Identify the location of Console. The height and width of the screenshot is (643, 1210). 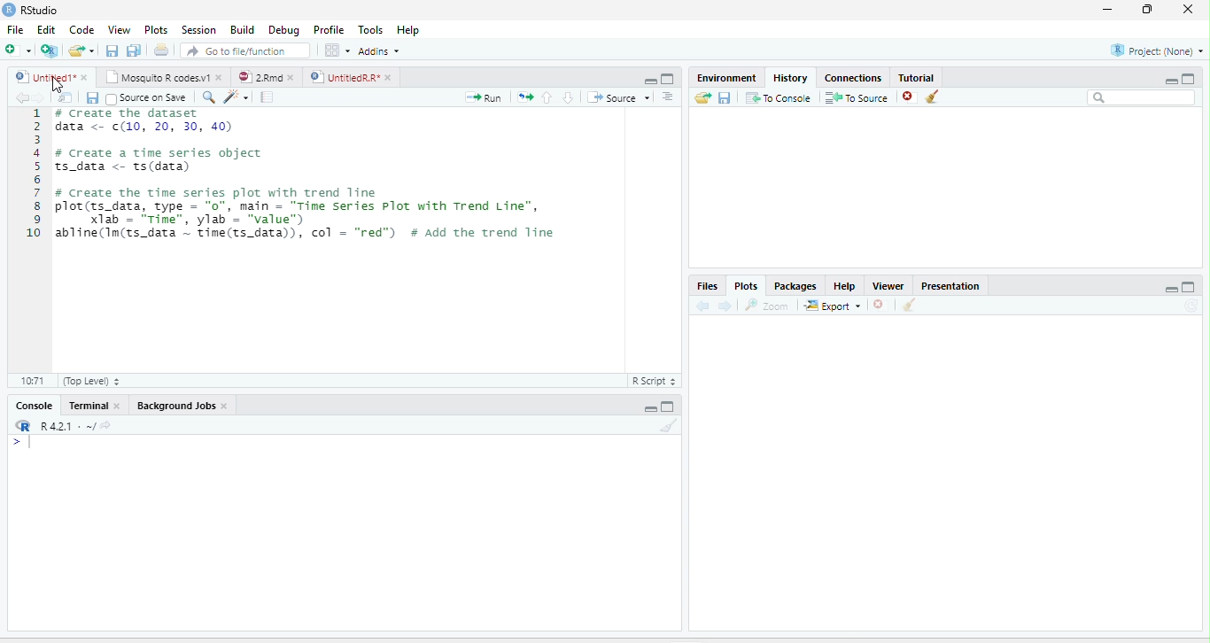
(35, 406).